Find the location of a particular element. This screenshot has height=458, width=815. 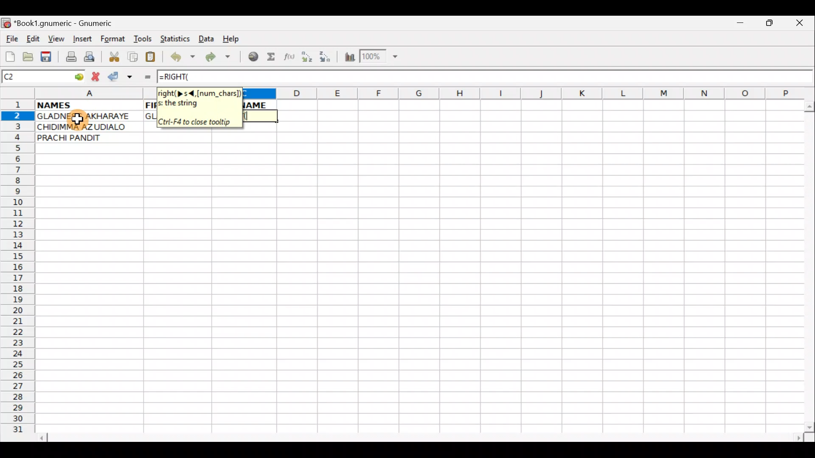

Scroll bar is located at coordinates (807, 265).